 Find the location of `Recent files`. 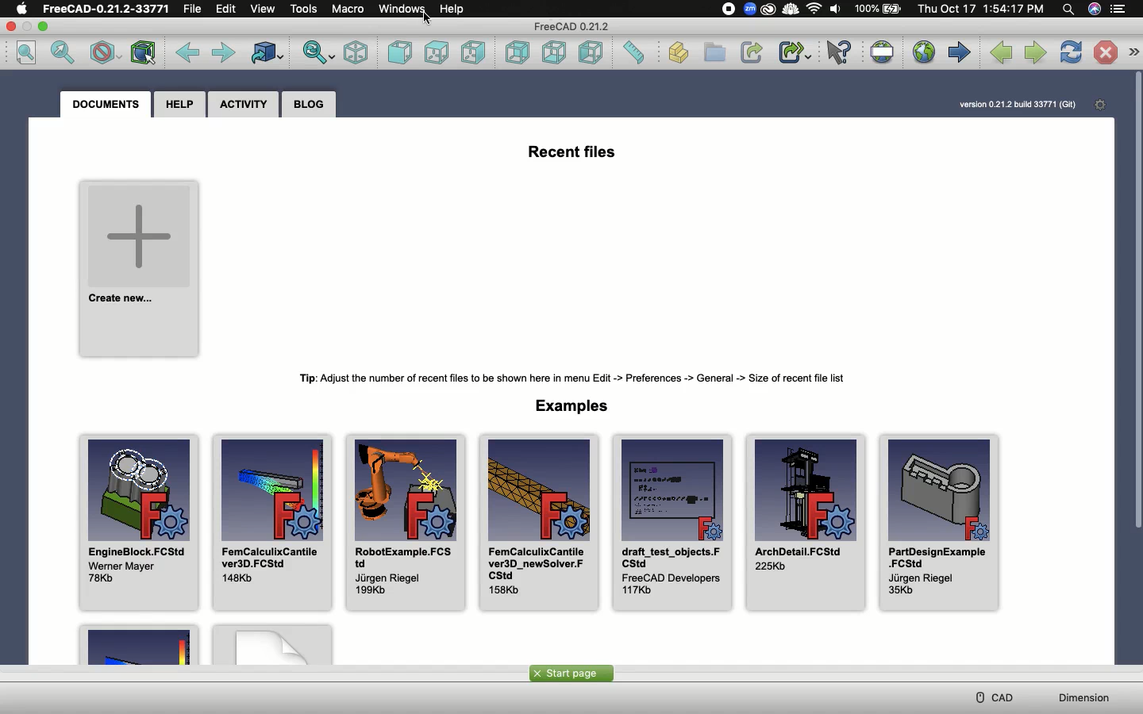

Recent files is located at coordinates (571, 152).